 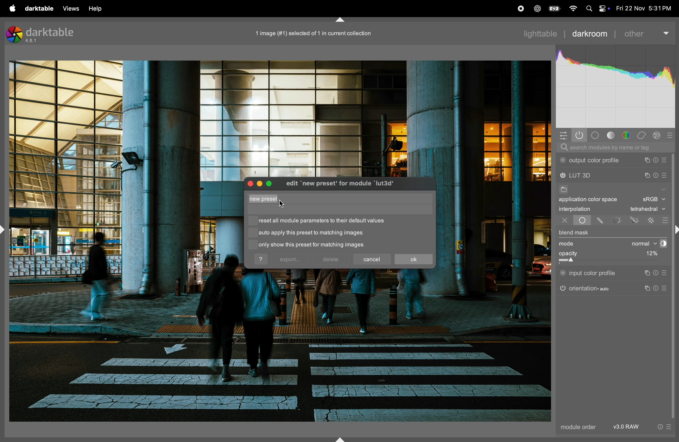 What do you see at coordinates (648, 210) in the screenshot?
I see `tetrahedral` at bounding box center [648, 210].